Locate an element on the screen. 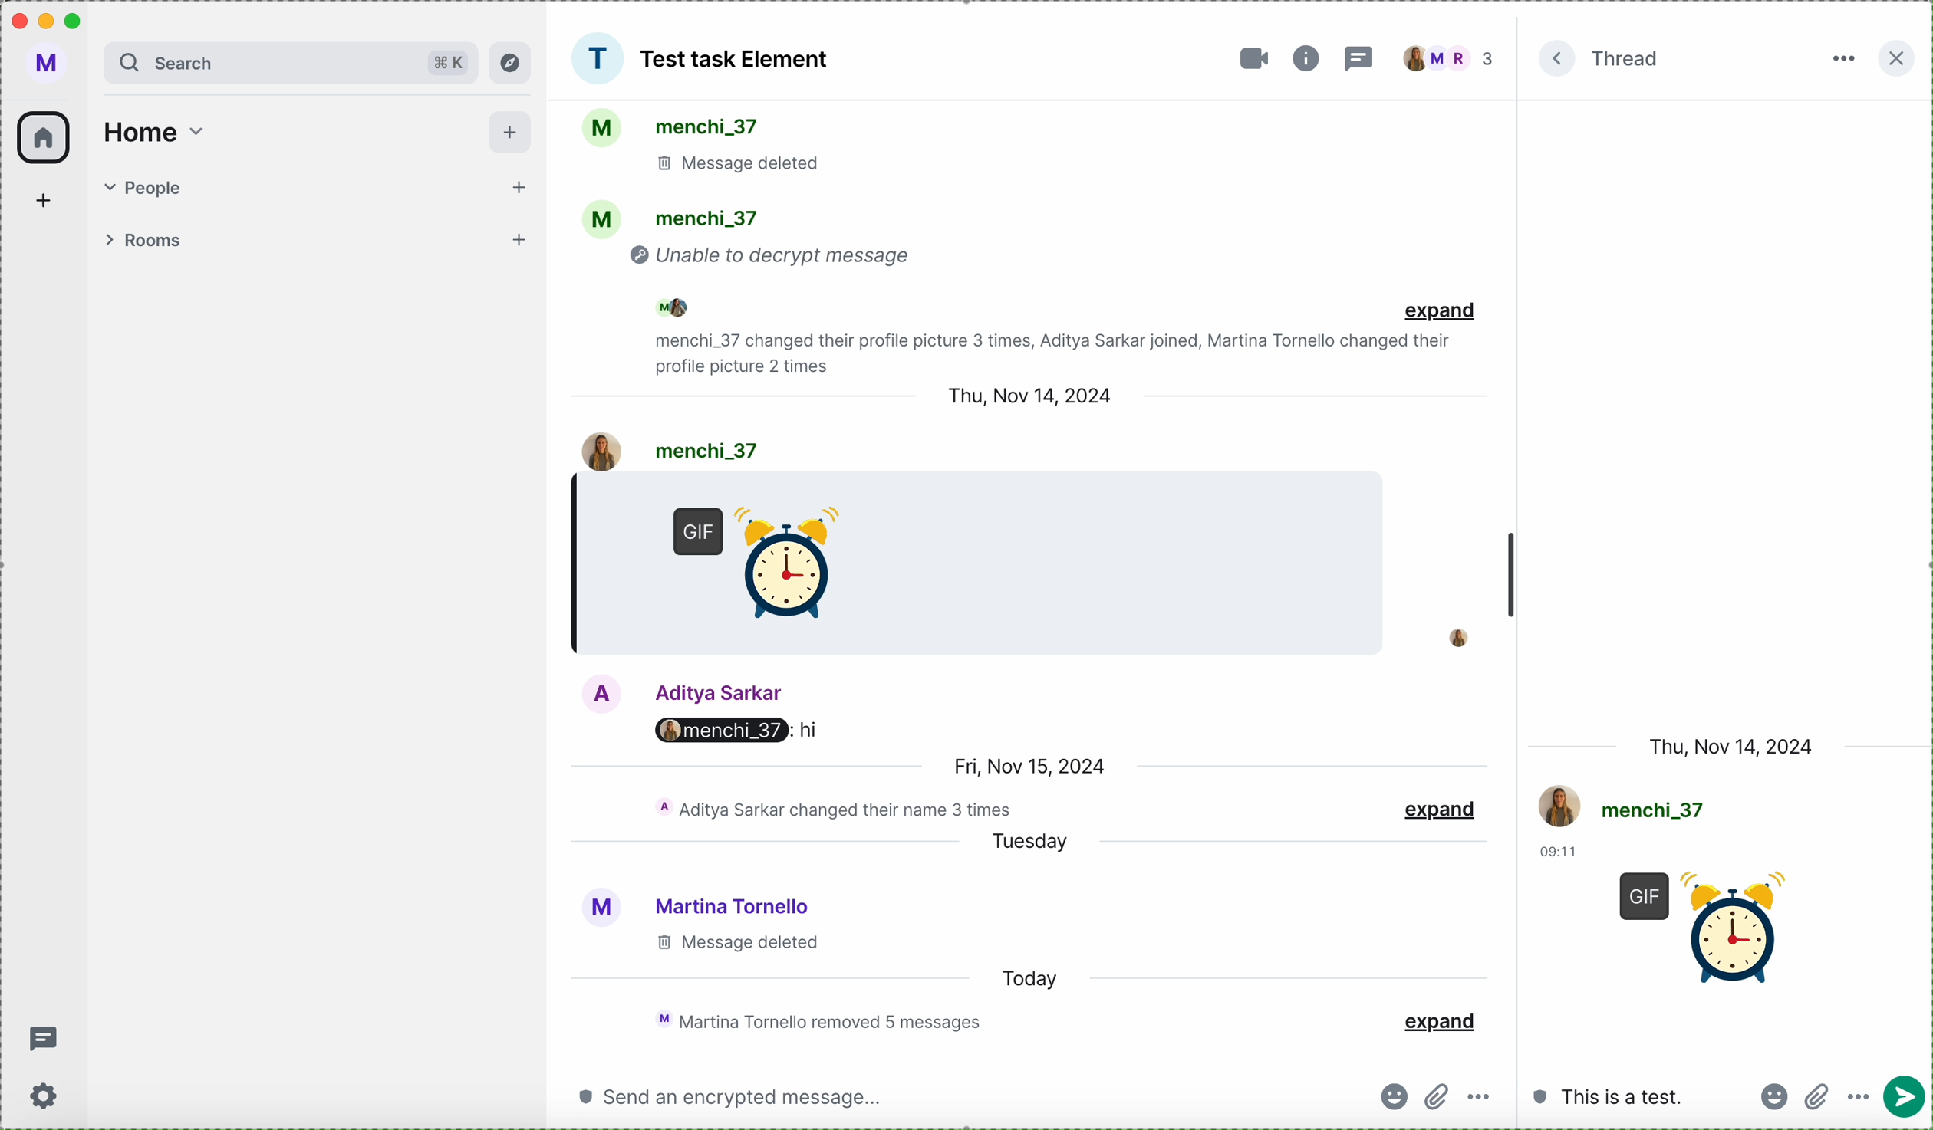 This screenshot has height=1130, width=1933. expand is located at coordinates (1444, 806).